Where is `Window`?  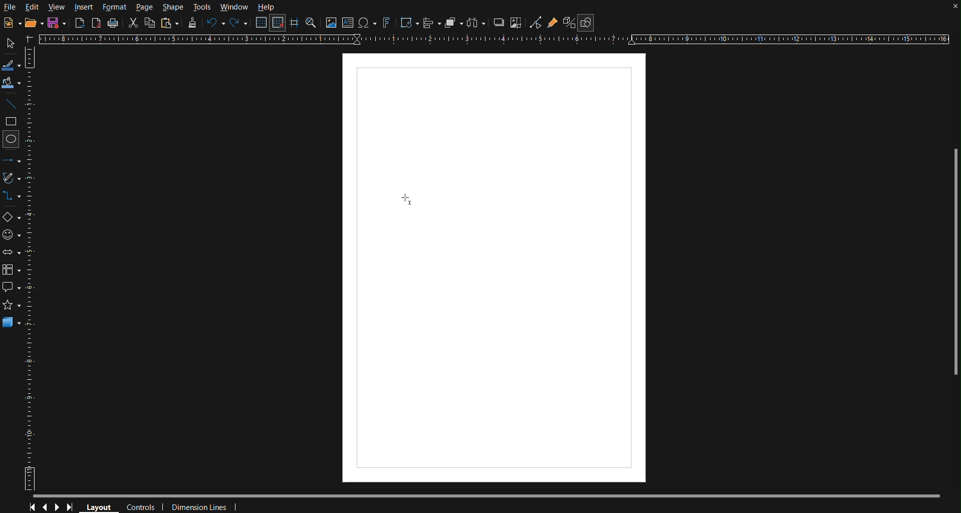
Window is located at coordinates (234, 7).